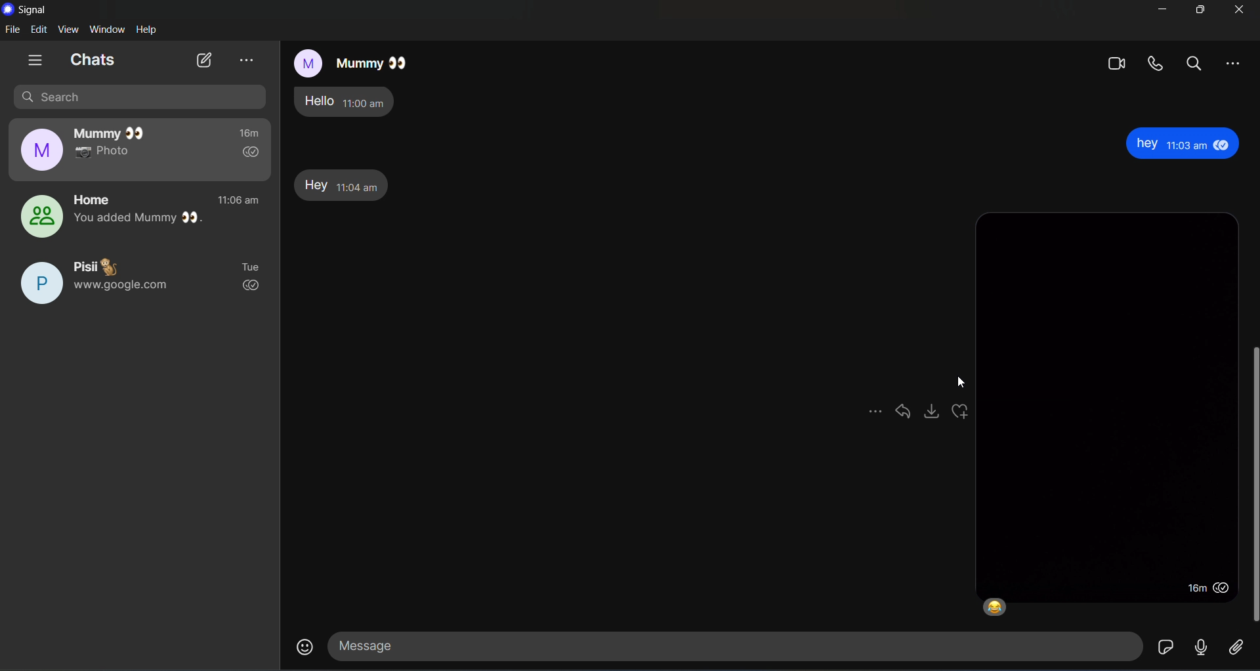  What do you see at coordinates (1235, 649) in the screenshot?
I see `file share` at bounding box center [1235, 649].